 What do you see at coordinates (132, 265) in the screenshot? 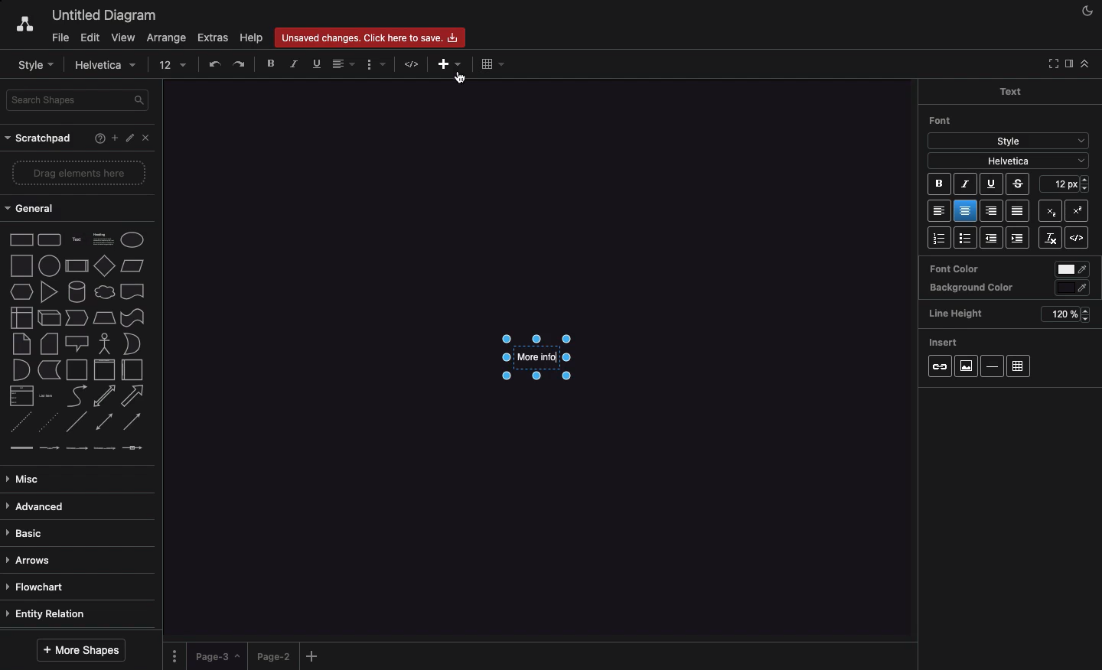
I see `parallelogram` at bounding box center [132, 265].